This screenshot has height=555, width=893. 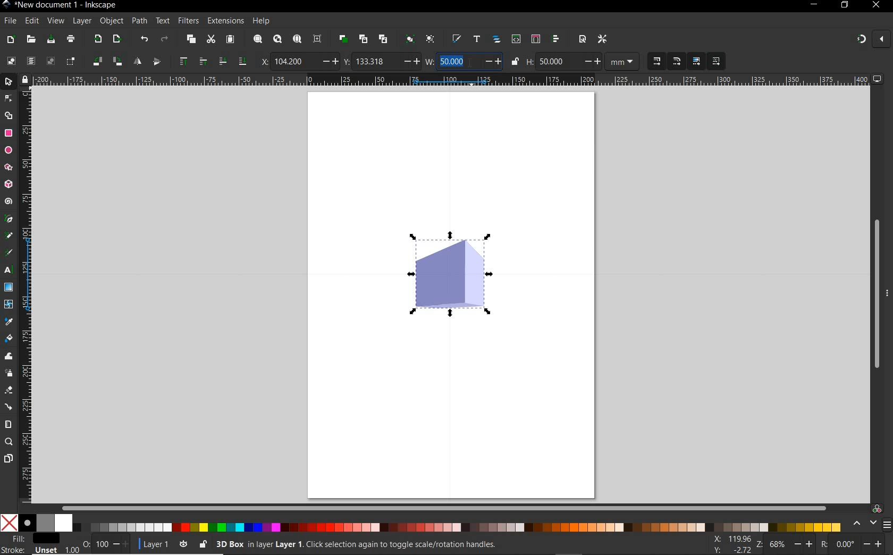 I want to click on raise selection, so click(x=201, y=62).